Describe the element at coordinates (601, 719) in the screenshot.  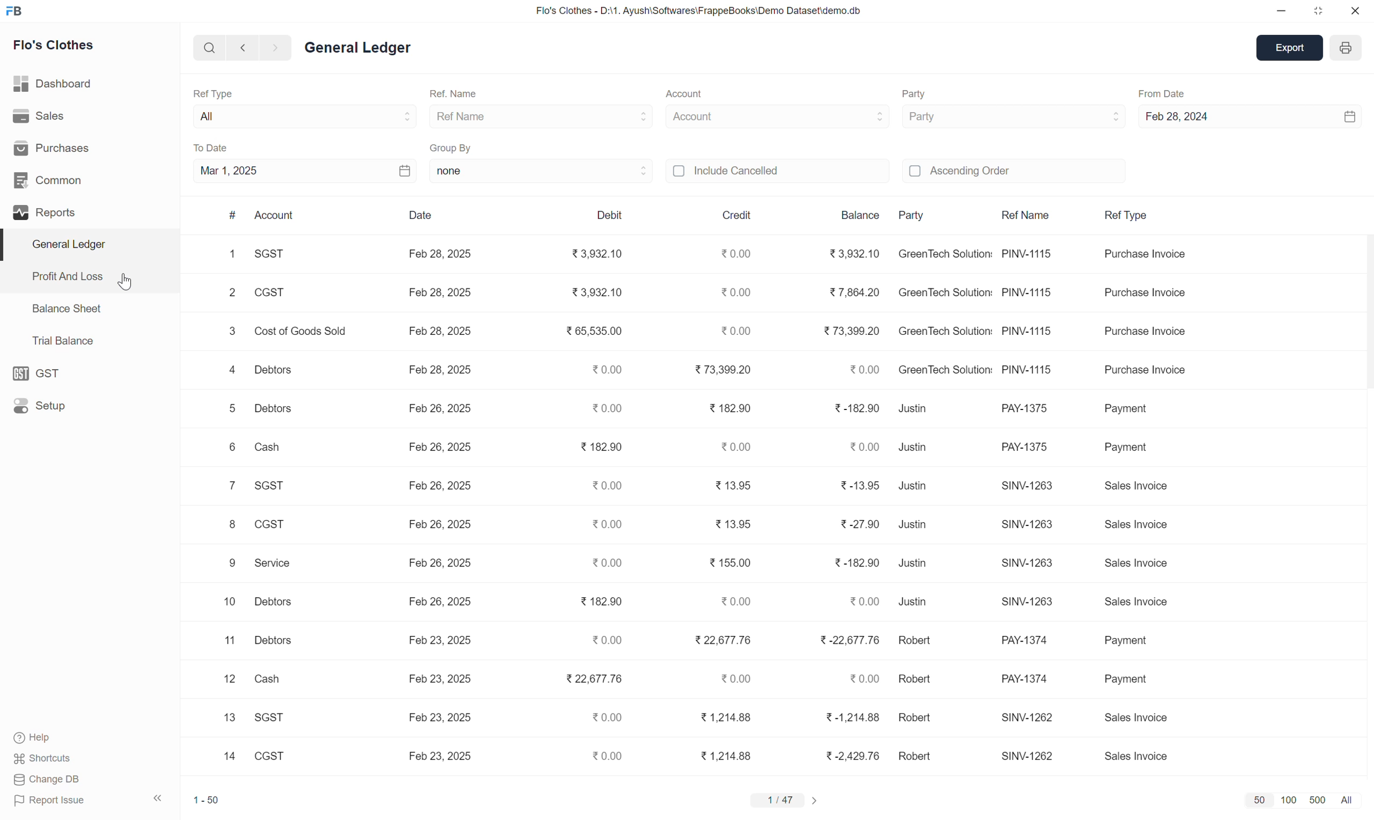
I see `₹0.00` at that location.